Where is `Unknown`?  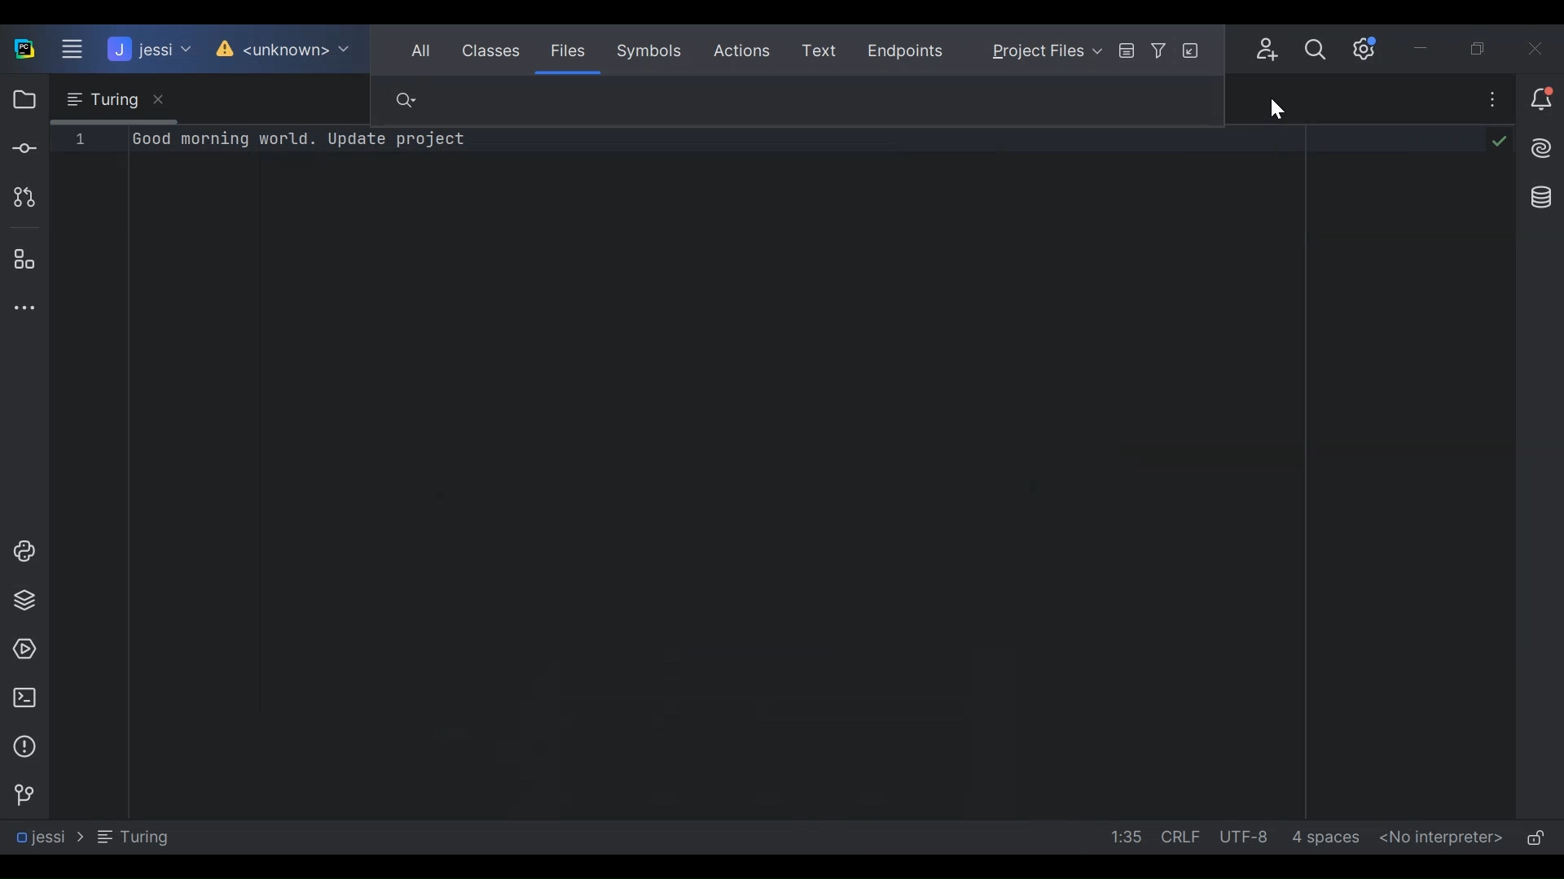 Unknown is located at coordinates (282, 50).